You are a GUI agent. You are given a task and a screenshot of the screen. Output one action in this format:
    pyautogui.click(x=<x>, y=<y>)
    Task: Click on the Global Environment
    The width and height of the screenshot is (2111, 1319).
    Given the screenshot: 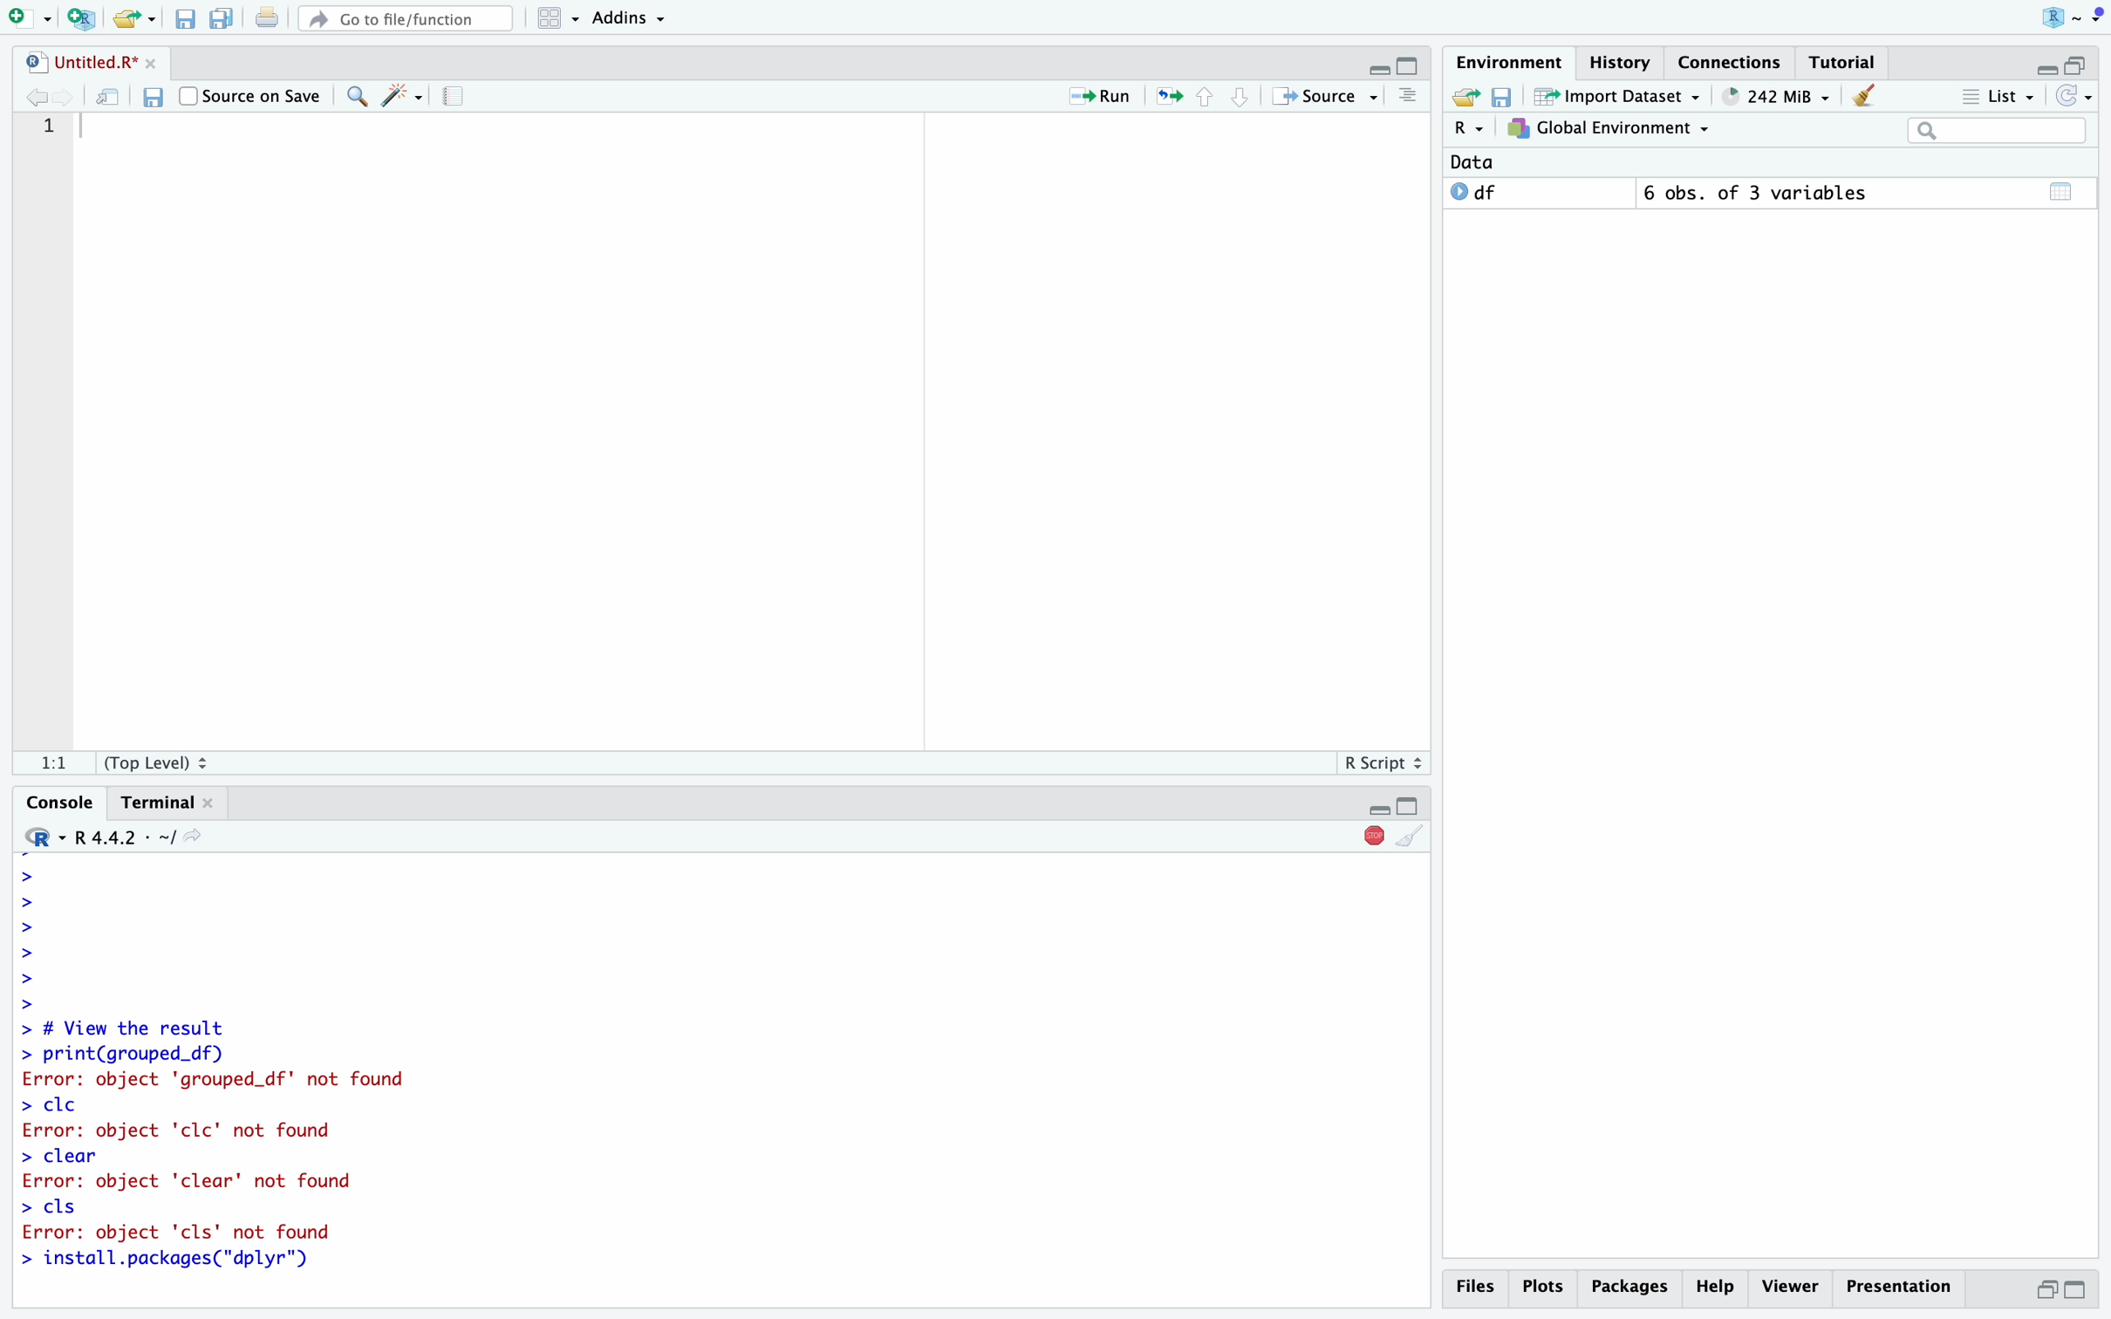 What is the action you would take?
    pyautogui.click(x=1608, y=130)
    